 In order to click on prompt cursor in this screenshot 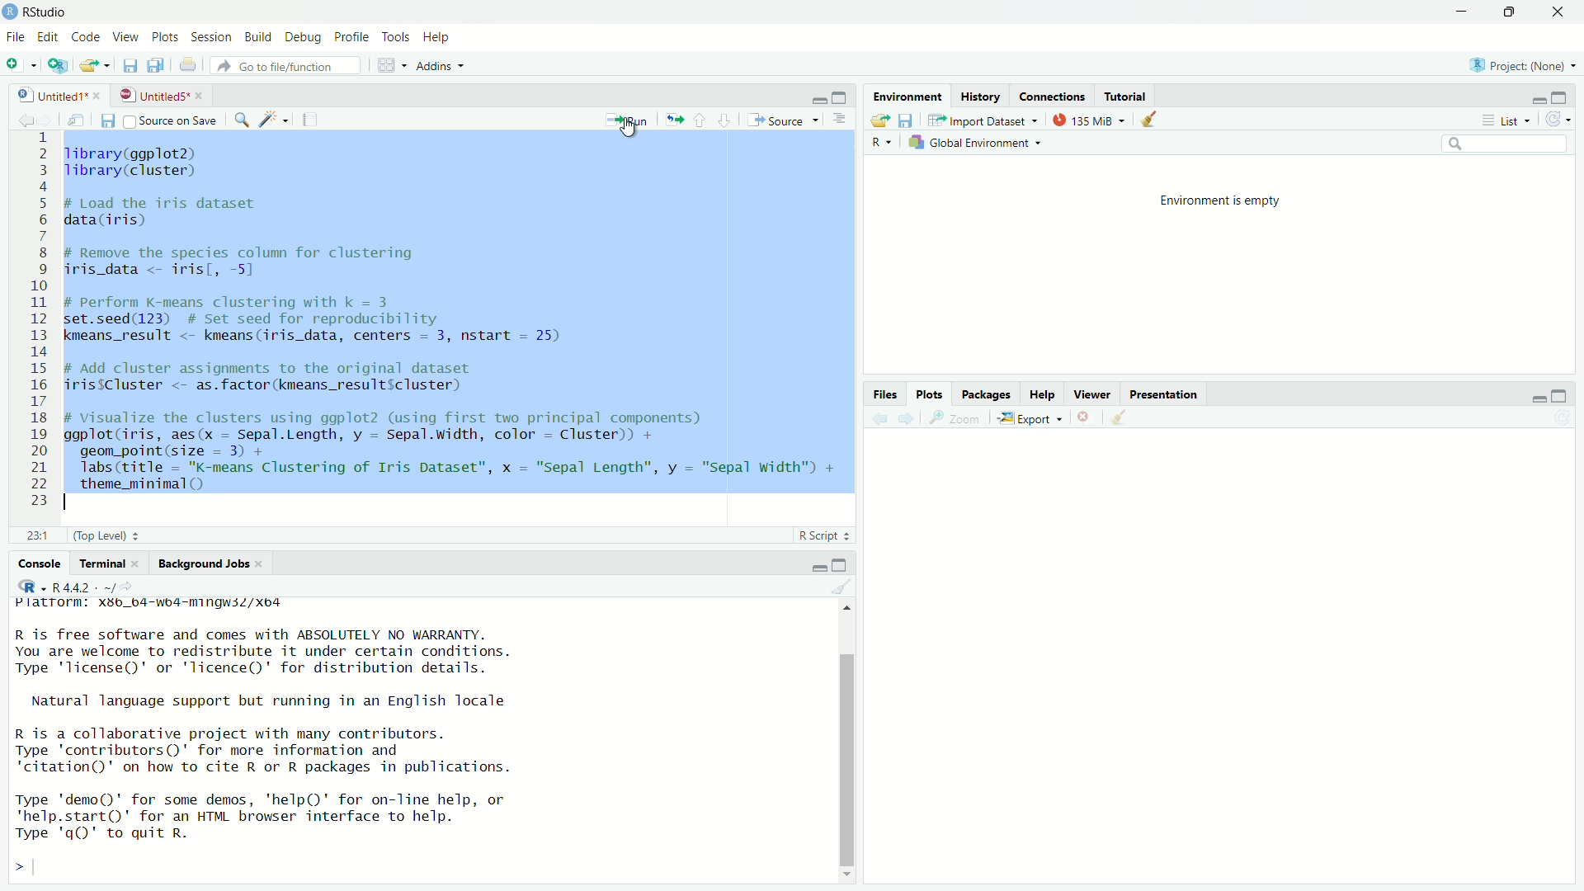, I will do `click(14, 870)`.